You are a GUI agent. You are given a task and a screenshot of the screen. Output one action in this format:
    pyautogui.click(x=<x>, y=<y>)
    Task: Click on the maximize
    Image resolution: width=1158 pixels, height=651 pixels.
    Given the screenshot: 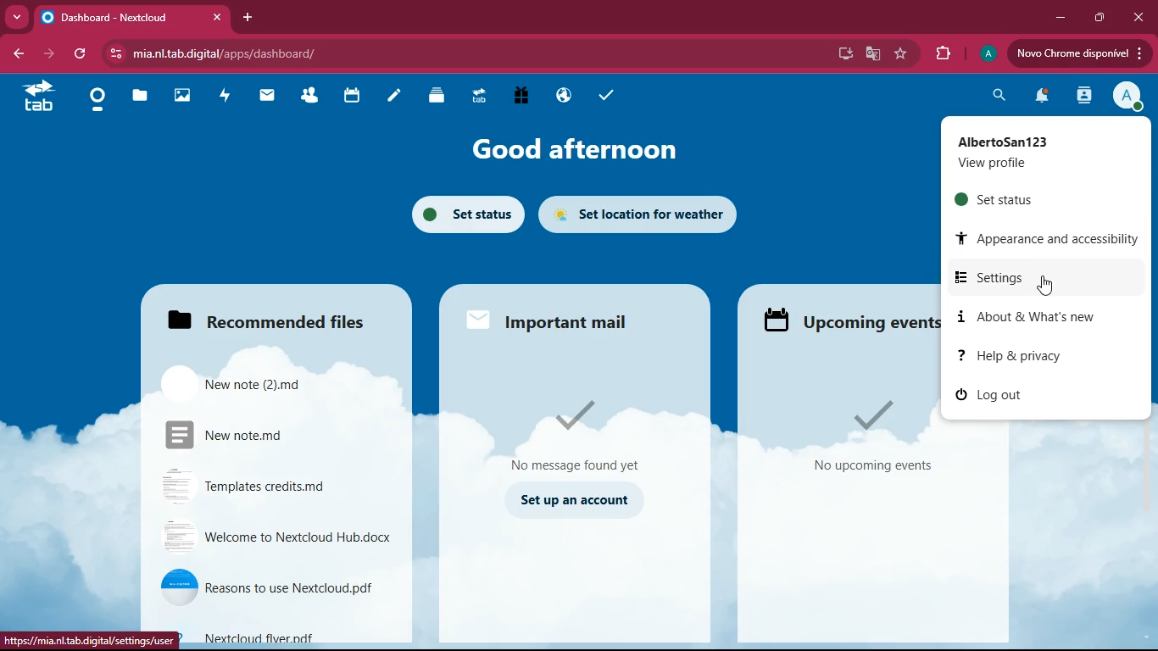 What is the action you would take?
    pyautogui.click(x=1101, y=19)
    